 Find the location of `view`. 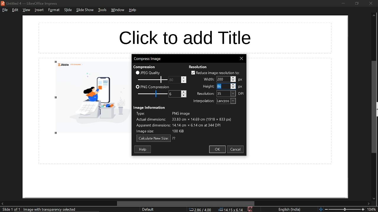

view is located at coordinates (26, 10).